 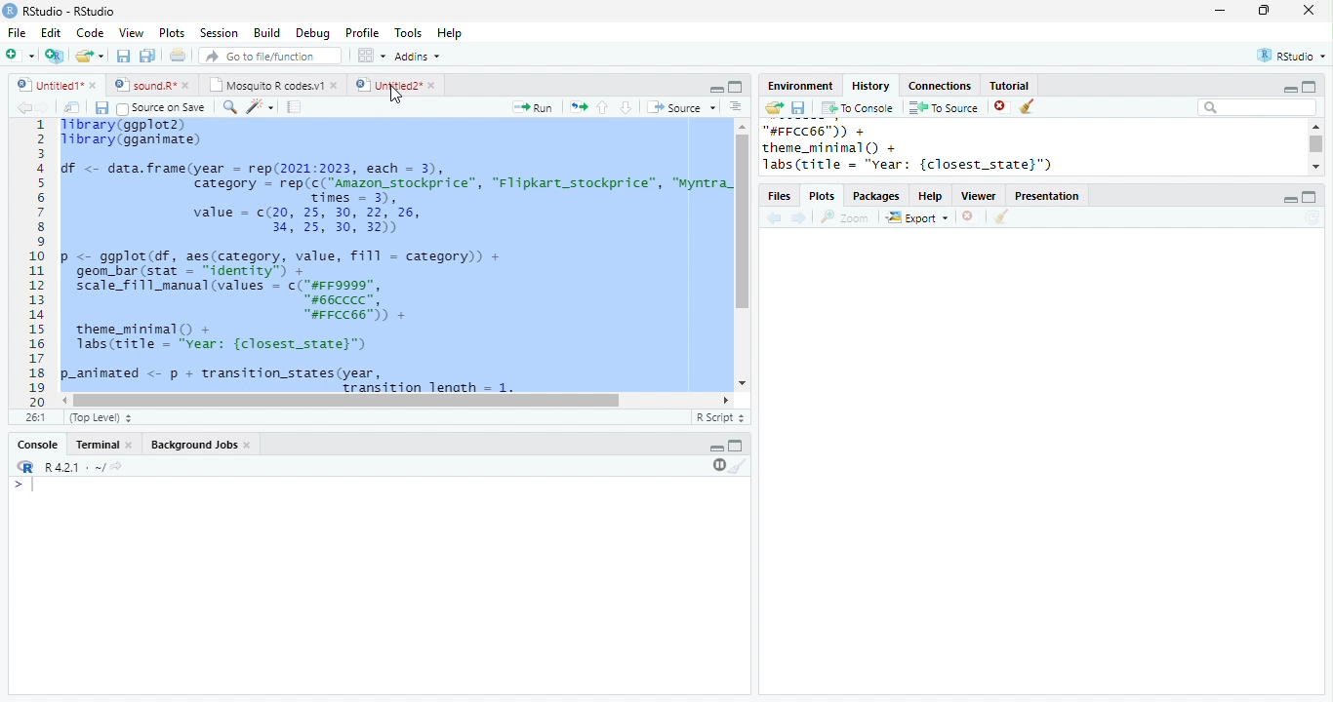 I want to click on maximize, so click(x=1310, y=197).